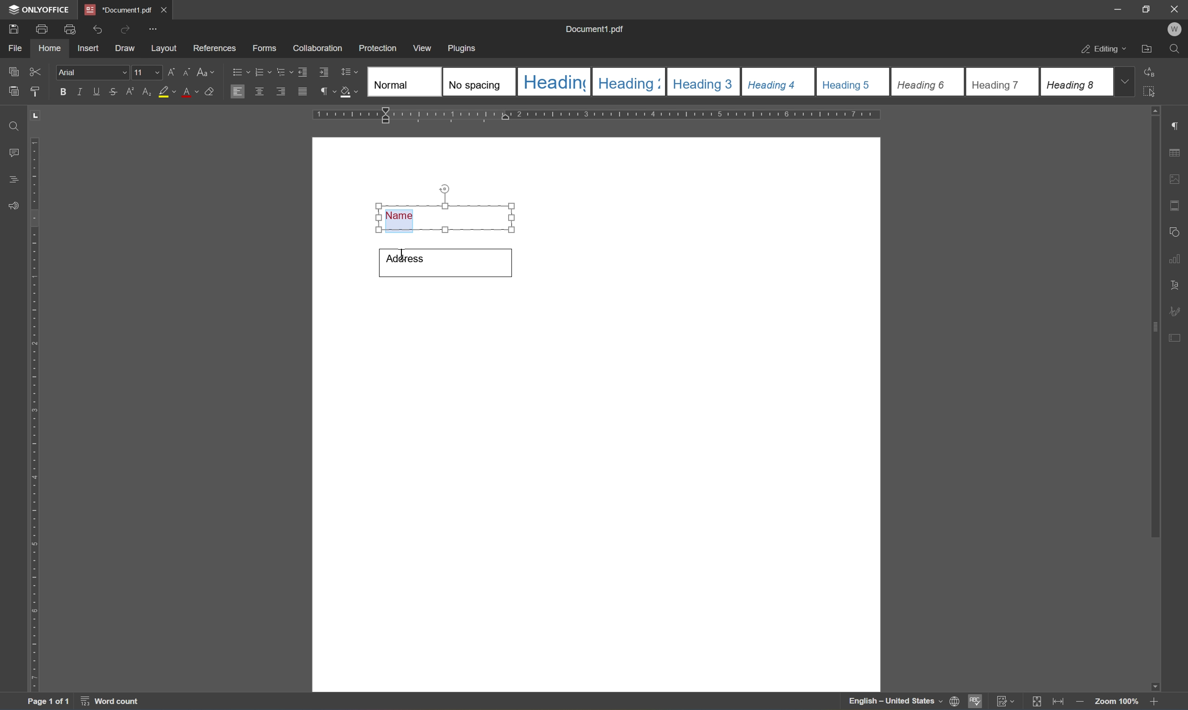 This screenshot has width=1188, height=710. What do you see at coordinates (163, 50) in the screenshot?
I see `layout` at bounding box center [163, 50].